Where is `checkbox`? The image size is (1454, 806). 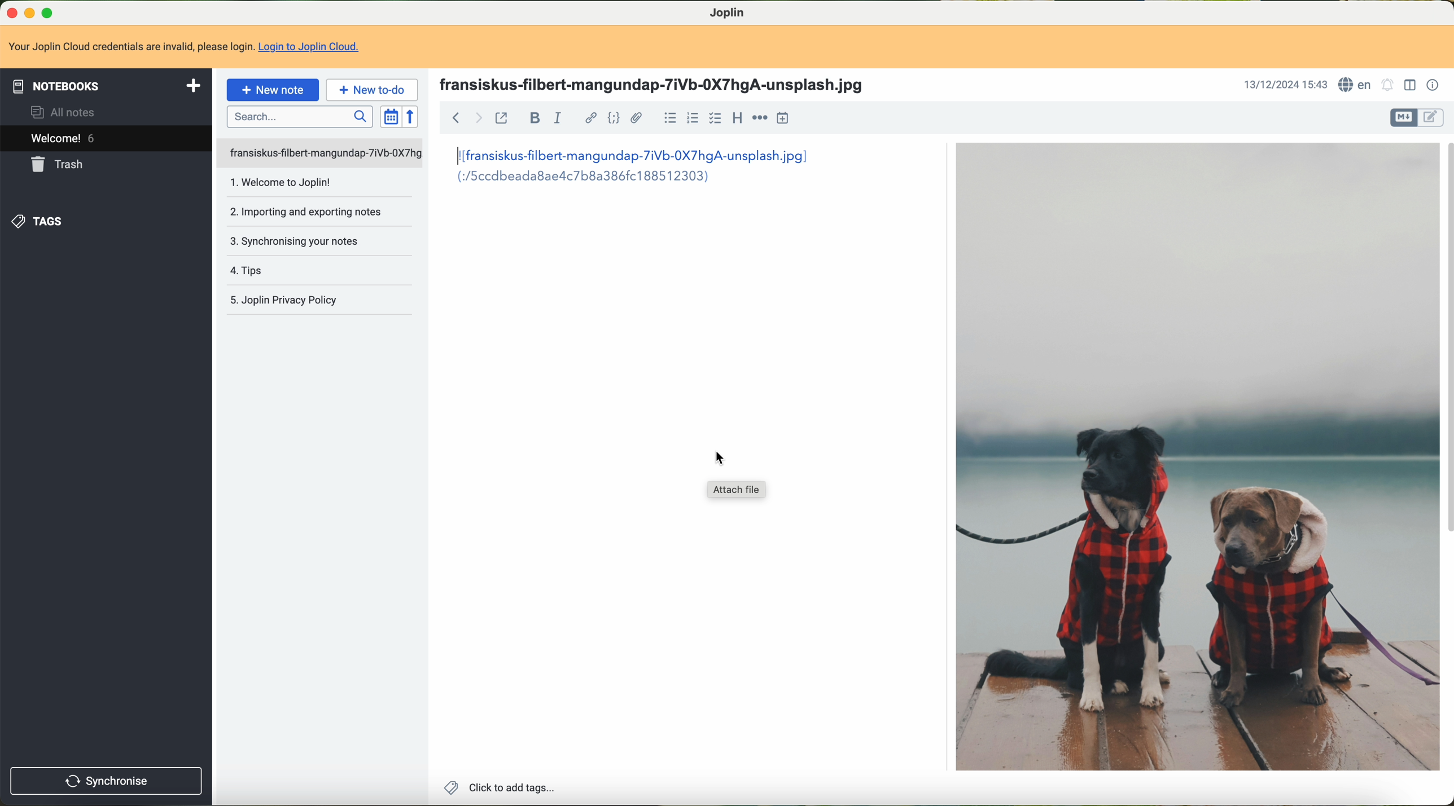 checkbox is located at coordinates (714, 118).